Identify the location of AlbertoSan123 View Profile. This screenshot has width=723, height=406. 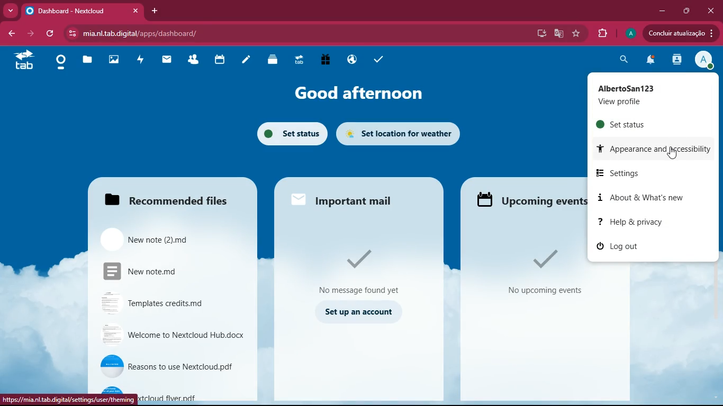
(647, 95).